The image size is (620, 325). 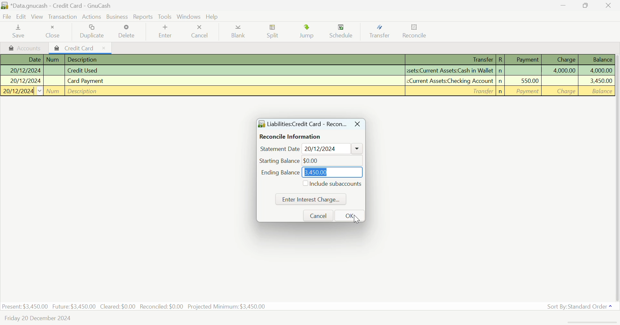 I want to click on Credit Card, so click(x=81, y=48).